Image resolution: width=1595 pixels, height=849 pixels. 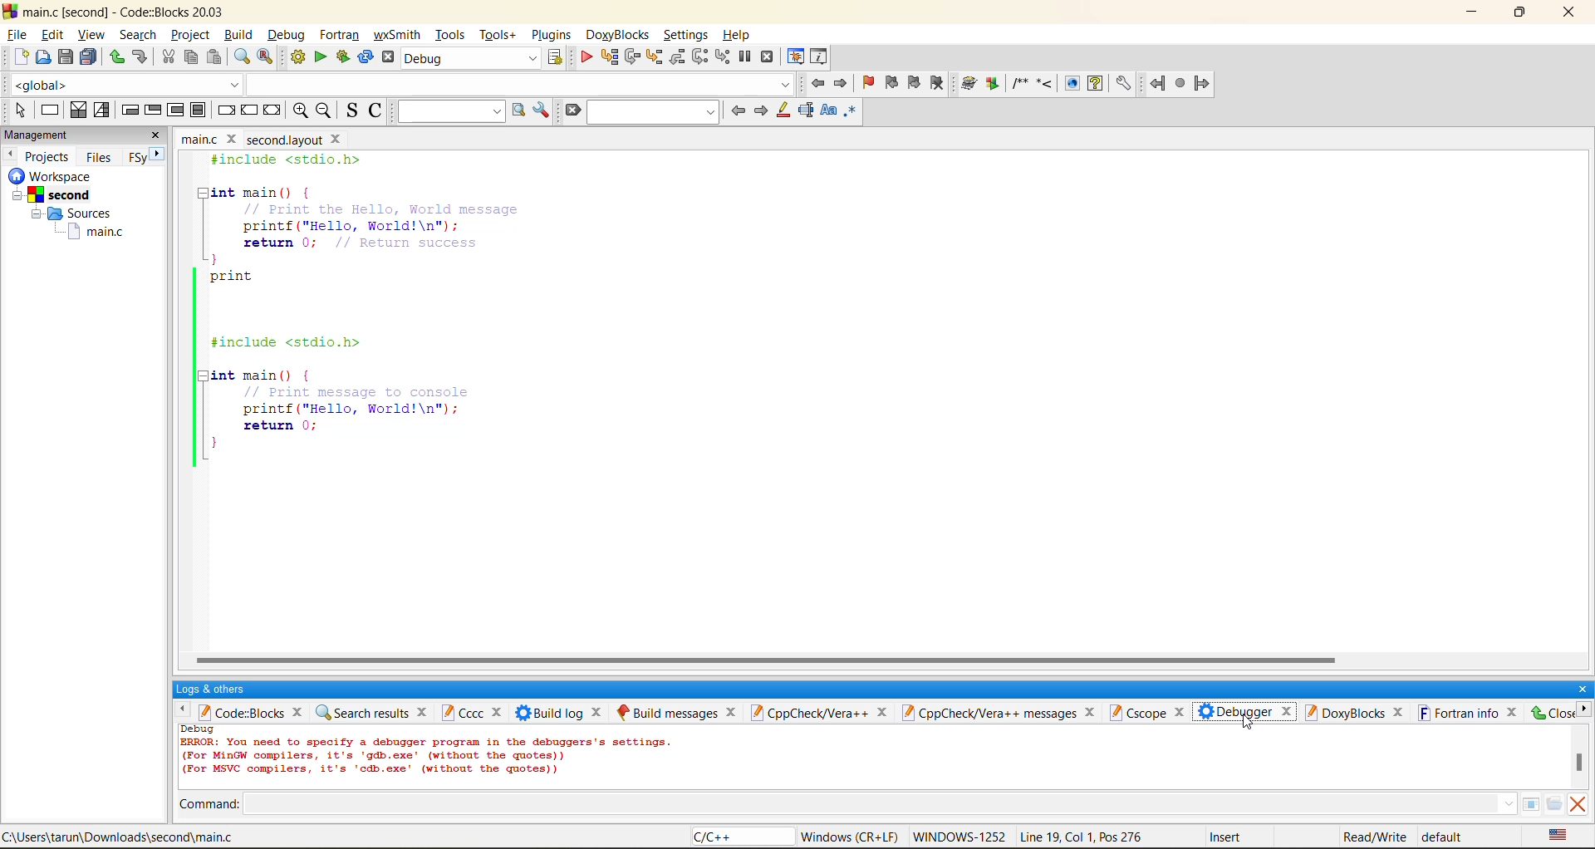 I want to click on left menu, so click(x=181, y=713).